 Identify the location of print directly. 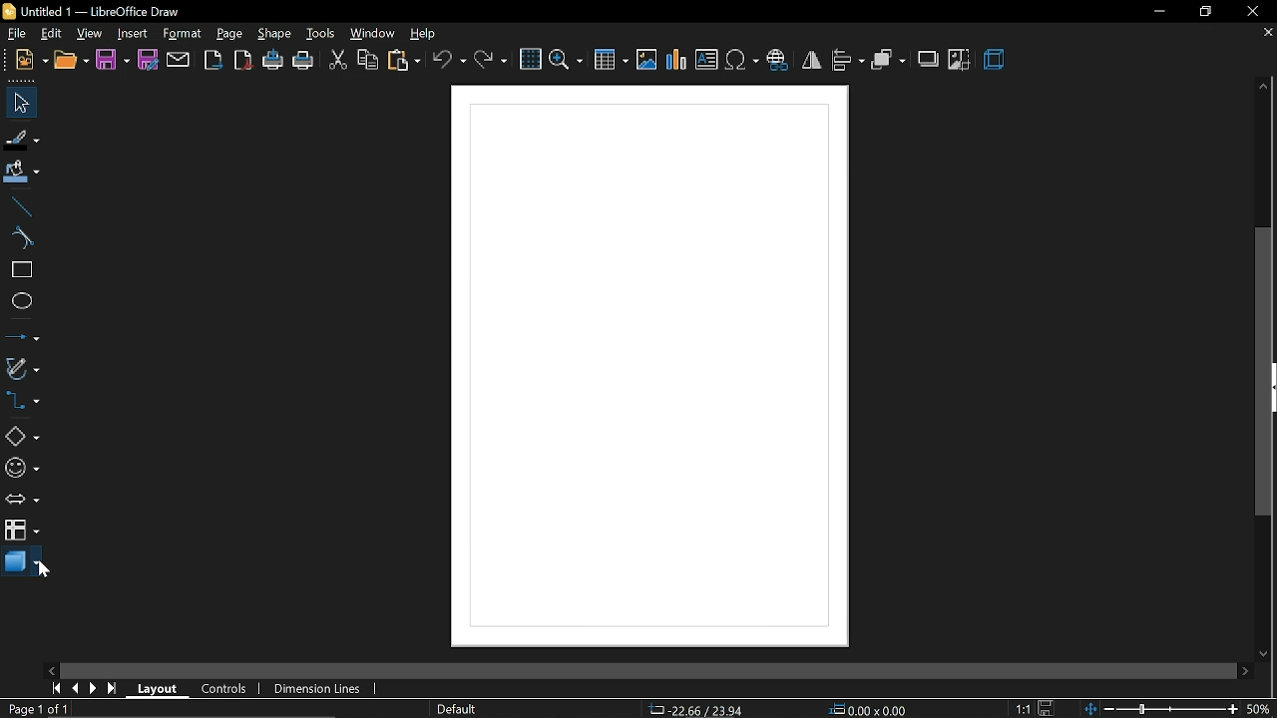
(273, 62).